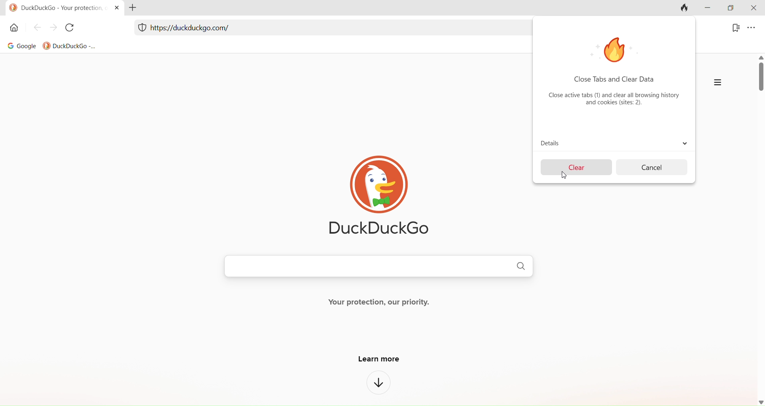 Image resolution: width=765 pixels, height=406 pixels. What do you see at coordinates (753, 8) in the screenshot?
I see `close` at bounding box center [753, 8].